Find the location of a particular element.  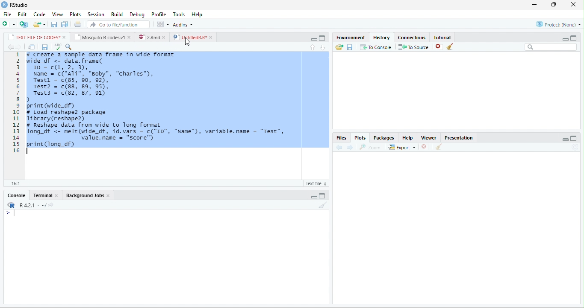

1:1 is located at coordinates (15, 183).